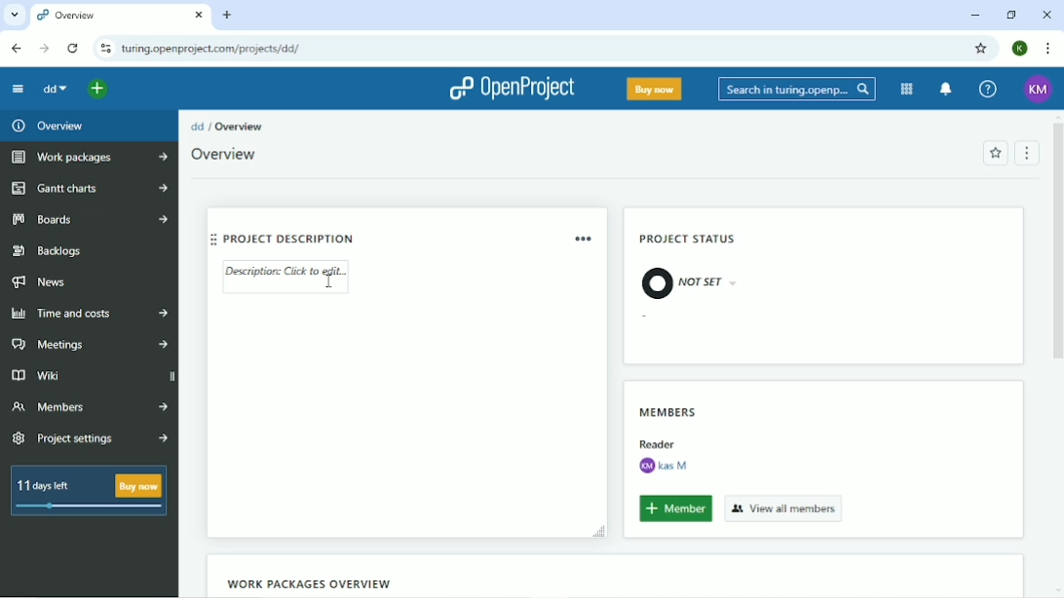  I want to click on dd, so click(197, 126).